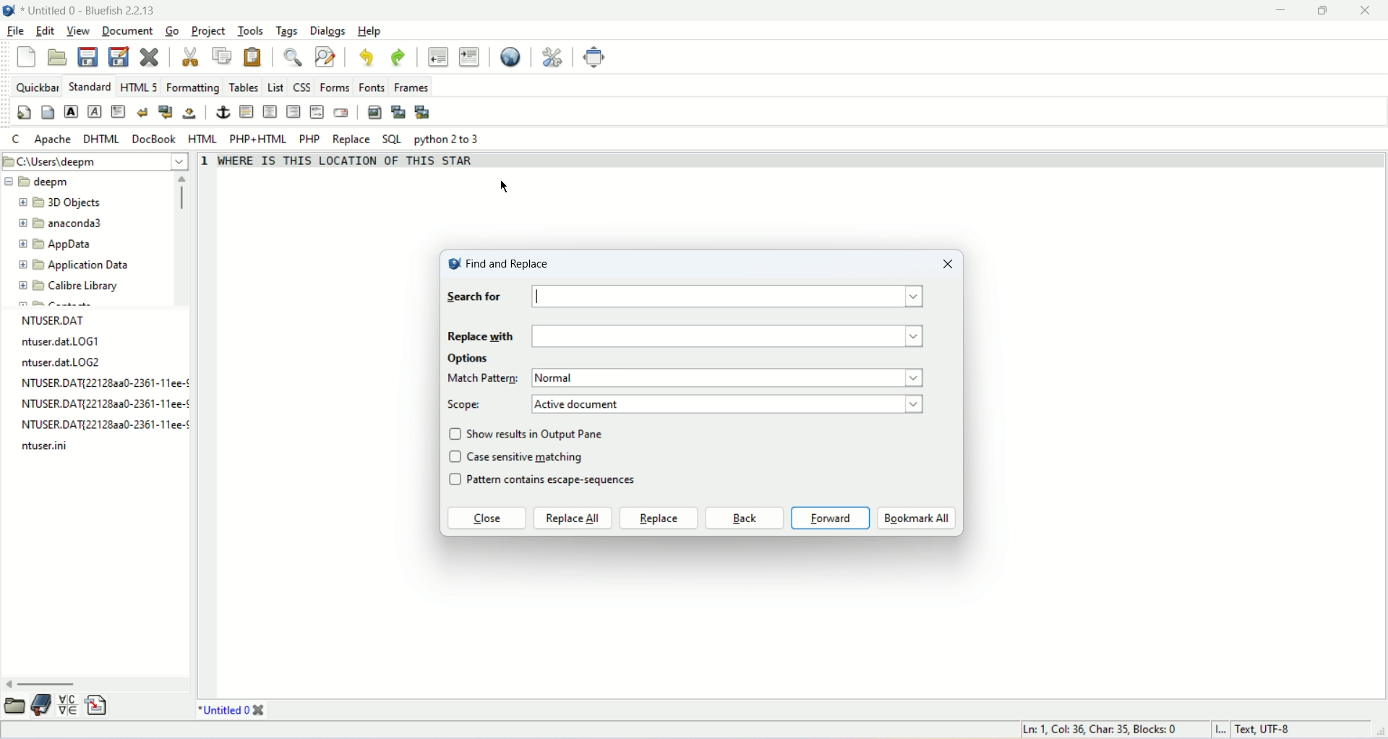 The image size is (1388, 739). I want to click on email, so click(341, 112).